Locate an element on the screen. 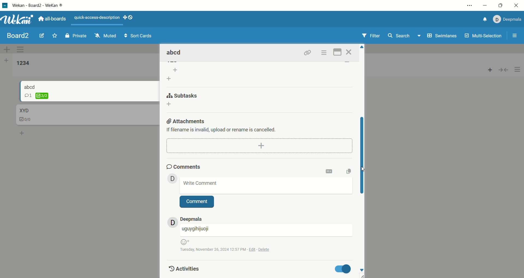 This screenshot has height=278, width=524. options is located at coordinates (518, 70).